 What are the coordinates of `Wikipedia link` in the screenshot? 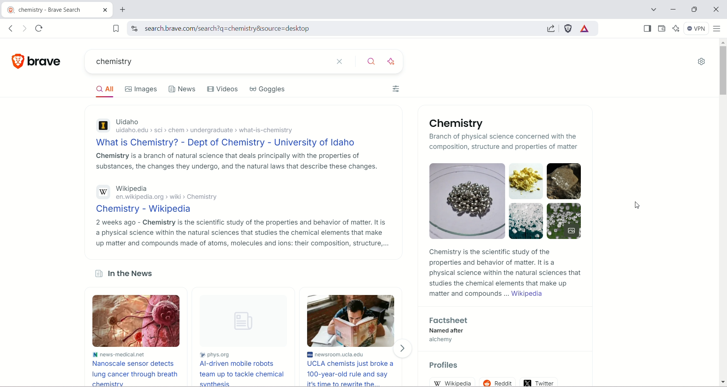 It's located at (529, 294).